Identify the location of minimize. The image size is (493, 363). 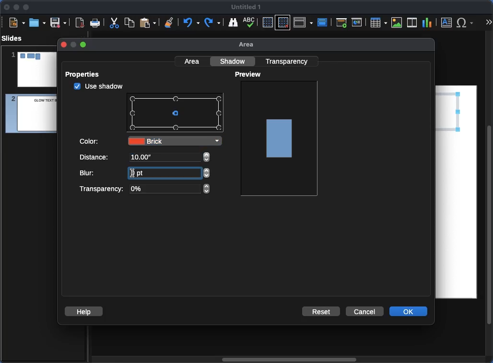
(72, 45).